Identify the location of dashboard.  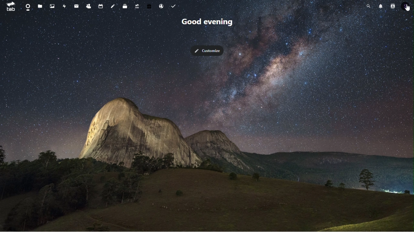
(27, 7).